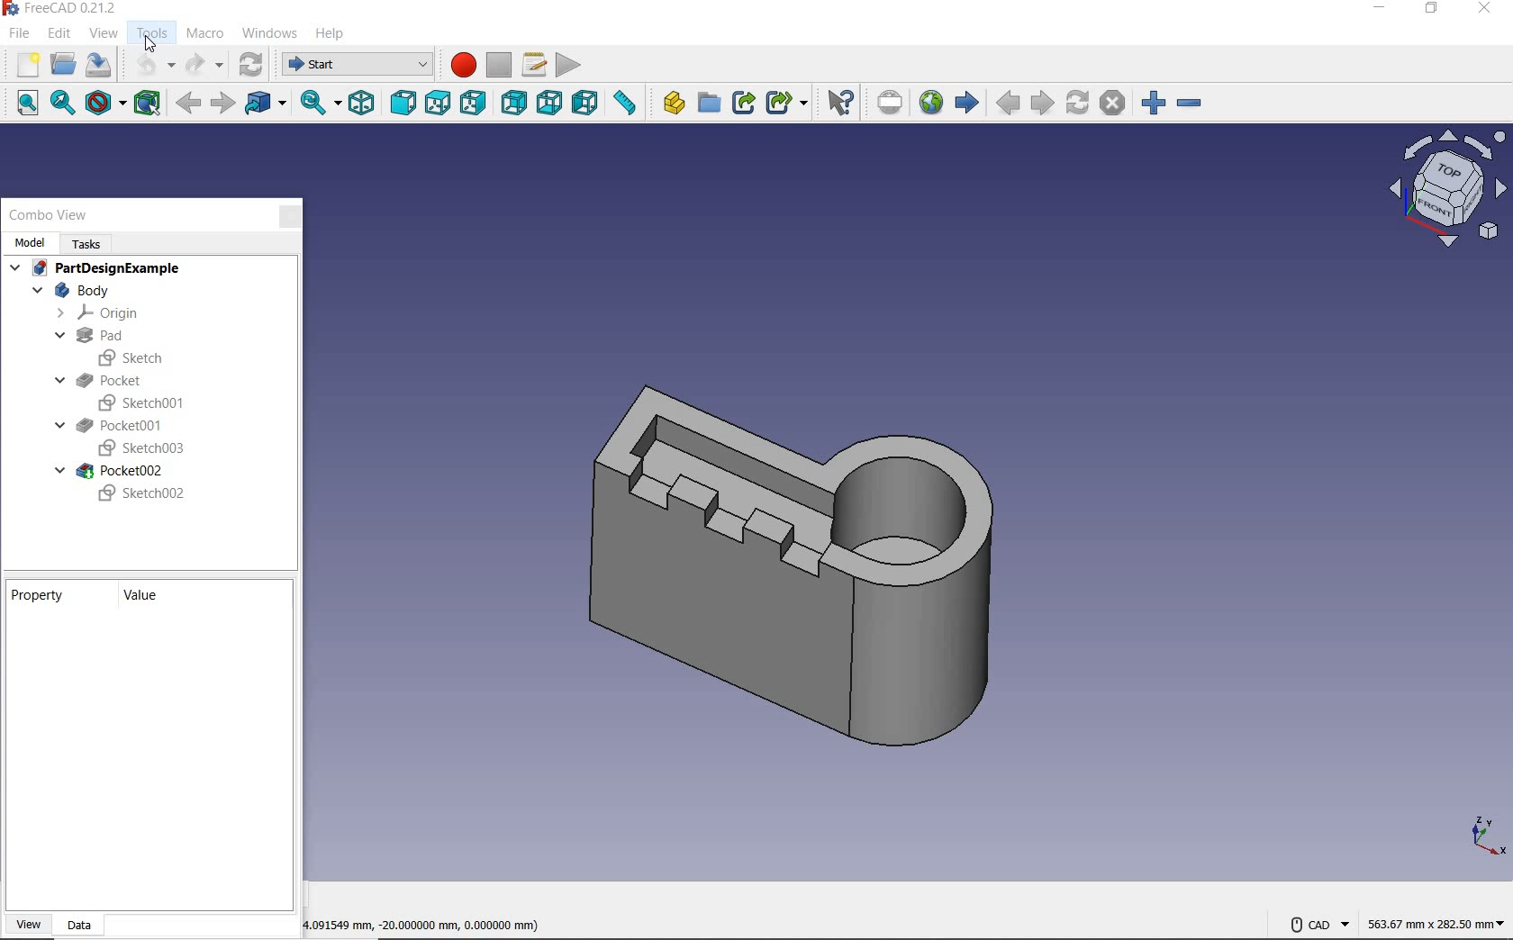 The image size is (1513, 940). I want to click on Origin, so click(100, 313).